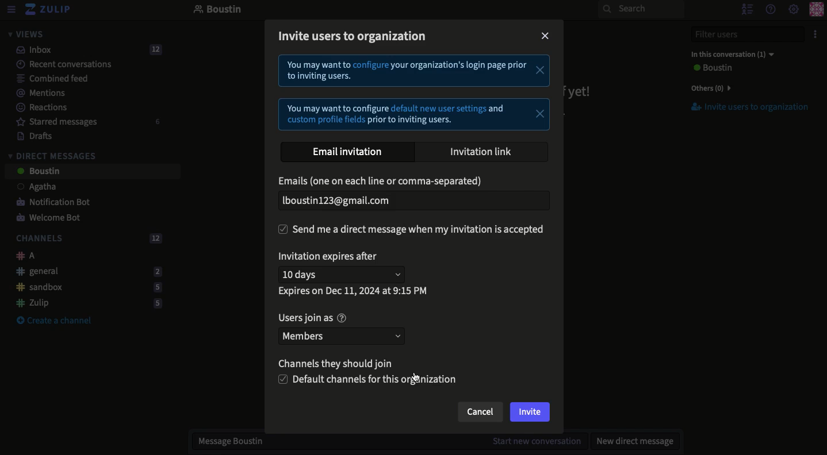  Describe the element at coordinates (49, 10) in the screenshot. I see `Zulip` at that location.